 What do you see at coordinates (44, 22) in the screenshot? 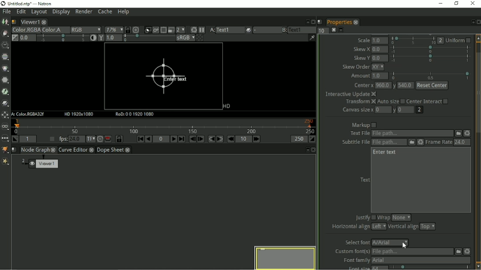
I see `close` at bounding box center [44, 22].